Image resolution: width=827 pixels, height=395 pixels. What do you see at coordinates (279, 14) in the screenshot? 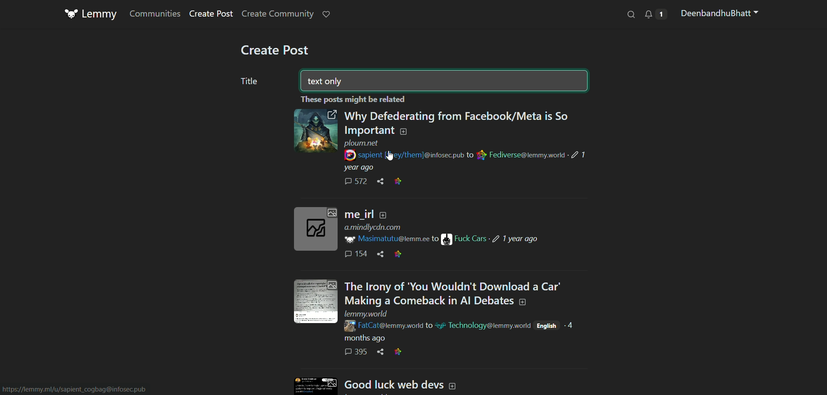
I see `create community` at bounding box center [279, 14].